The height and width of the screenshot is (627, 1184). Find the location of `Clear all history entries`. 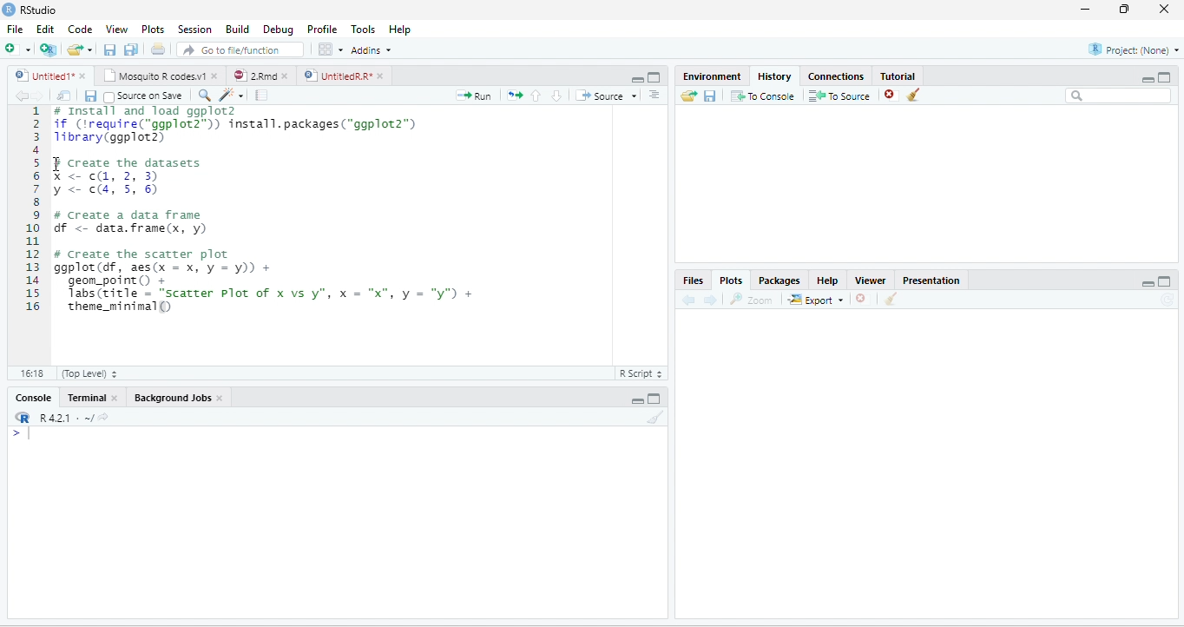

Clear all history entries is located at coordinates (914, 95).